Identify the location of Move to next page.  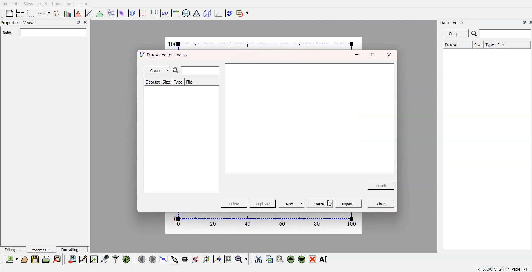
(152, 259).